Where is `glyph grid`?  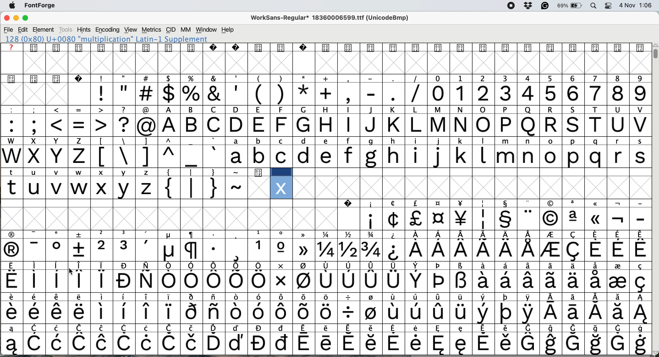 glyph grid is located at coordinates (329, 63).